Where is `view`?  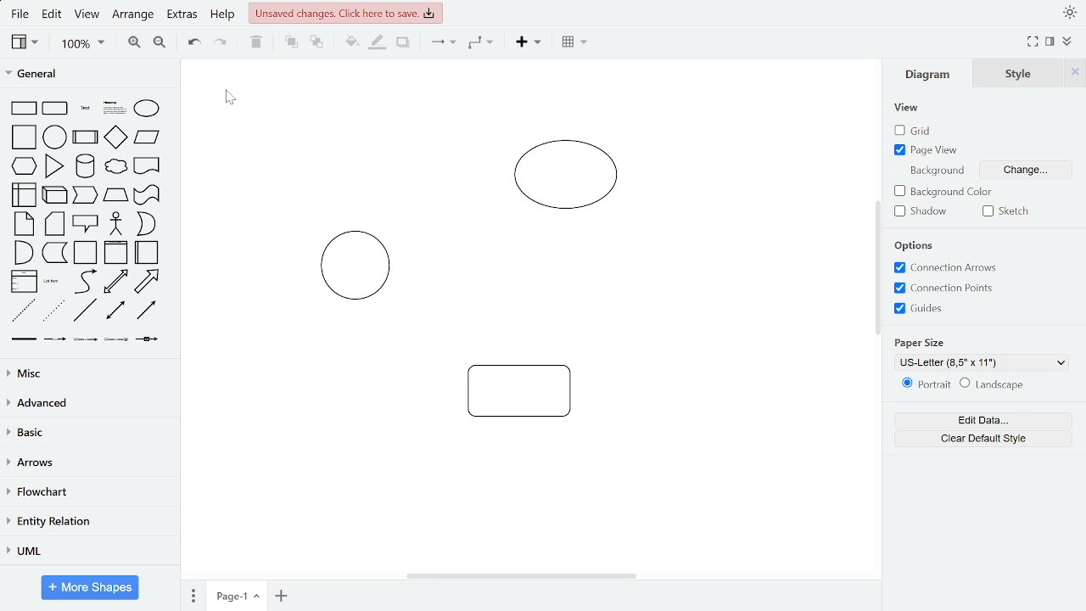 view is located at coordinates (25, 42).